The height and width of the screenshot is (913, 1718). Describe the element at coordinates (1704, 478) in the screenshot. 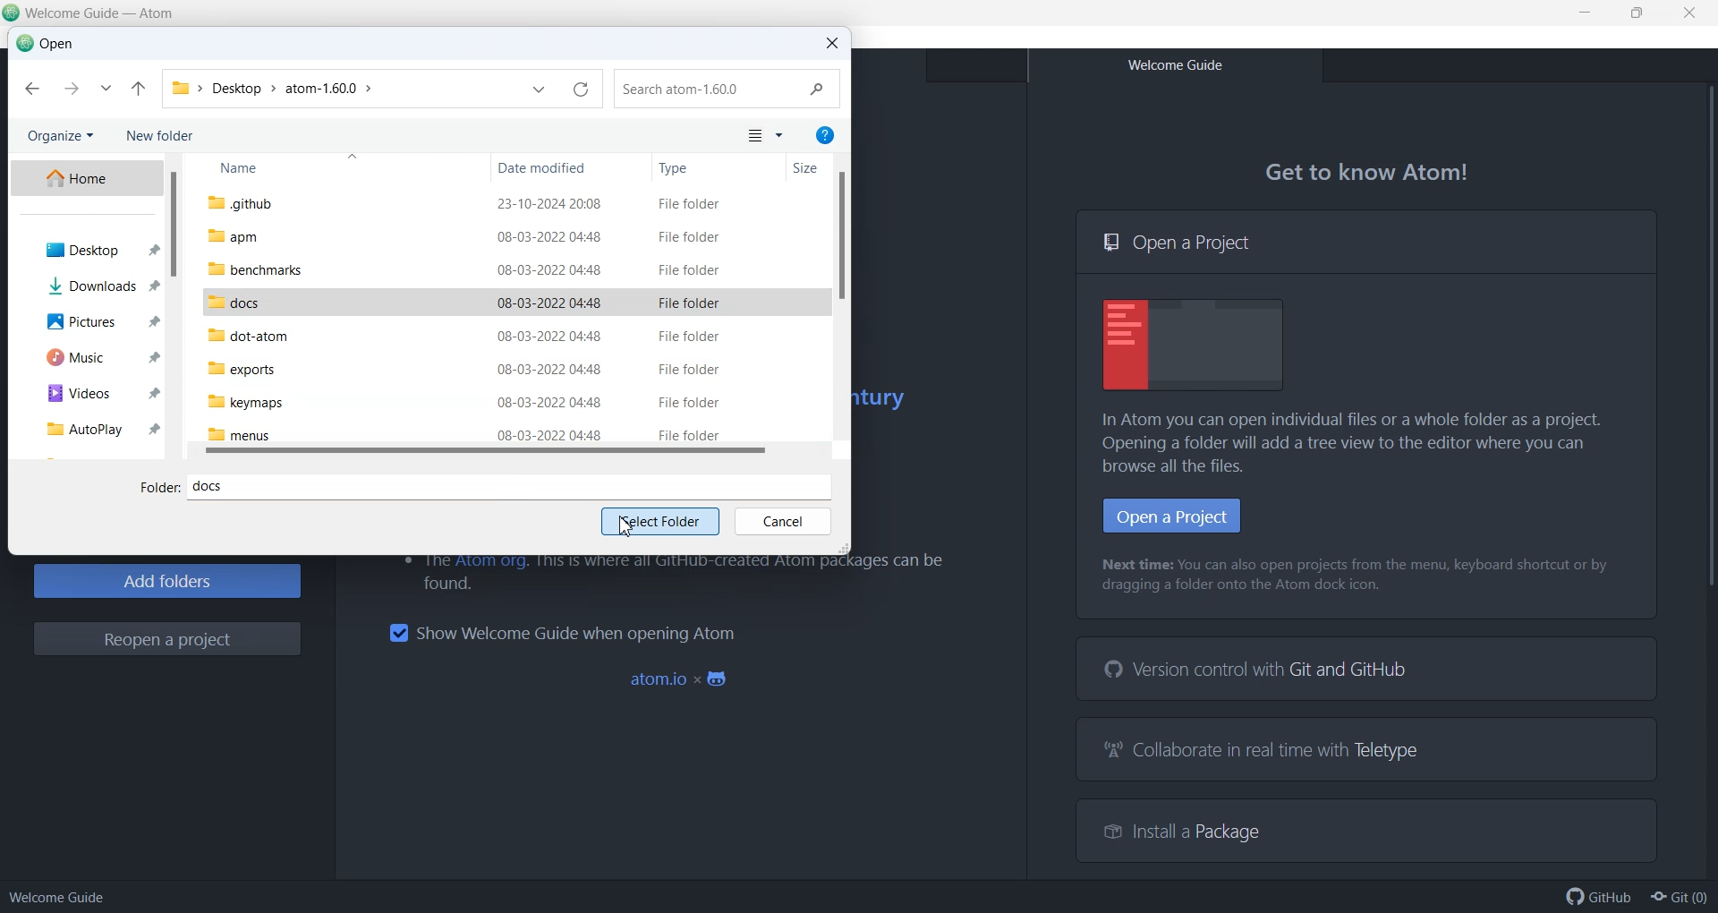

I see `Vertical Scrollbar` at that location.